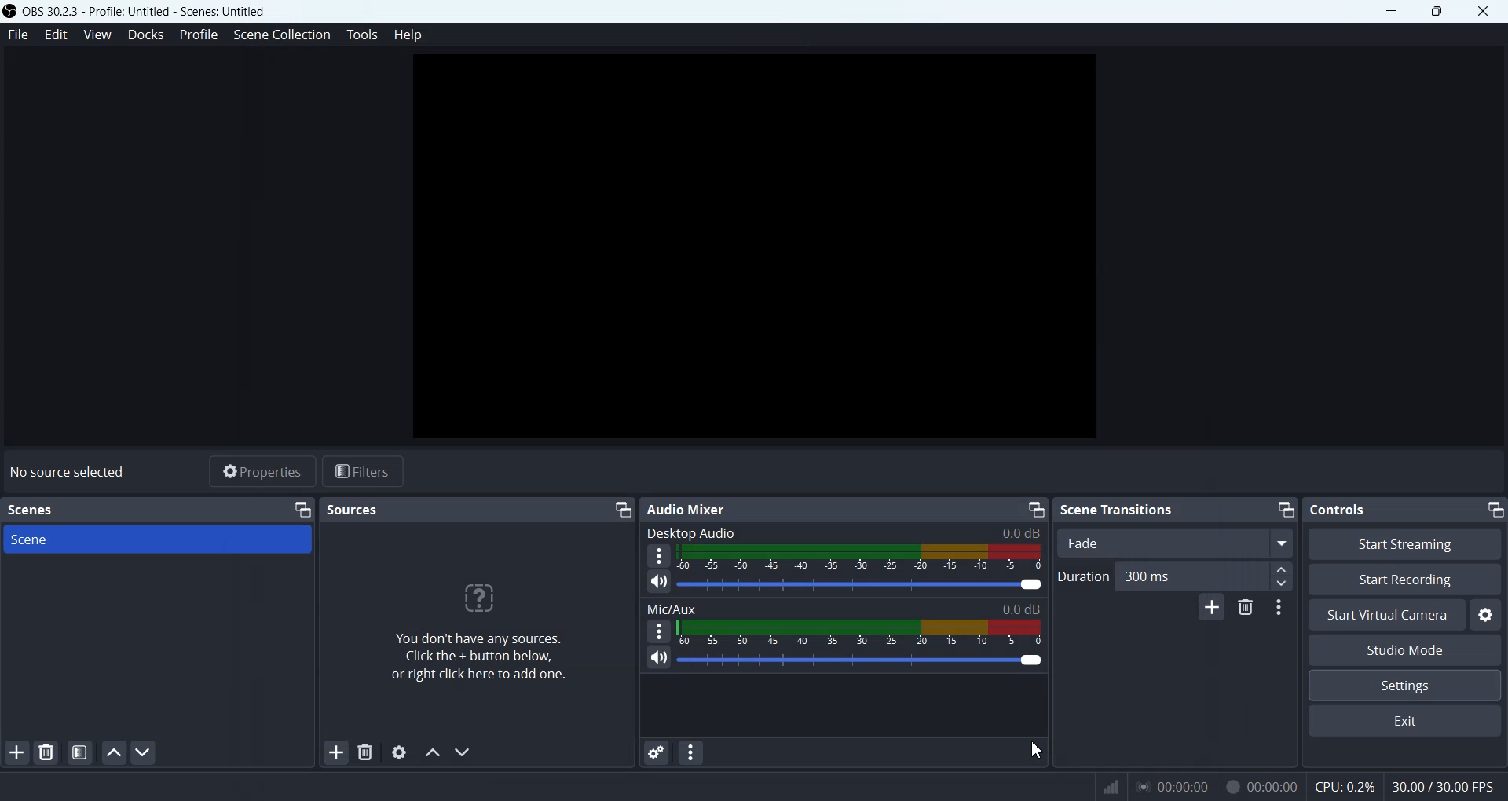 This screenshot has height=801, width=1508. Describe the element at coordinates (16, 752) in the screenshot. I see `Add Scene` at that location.